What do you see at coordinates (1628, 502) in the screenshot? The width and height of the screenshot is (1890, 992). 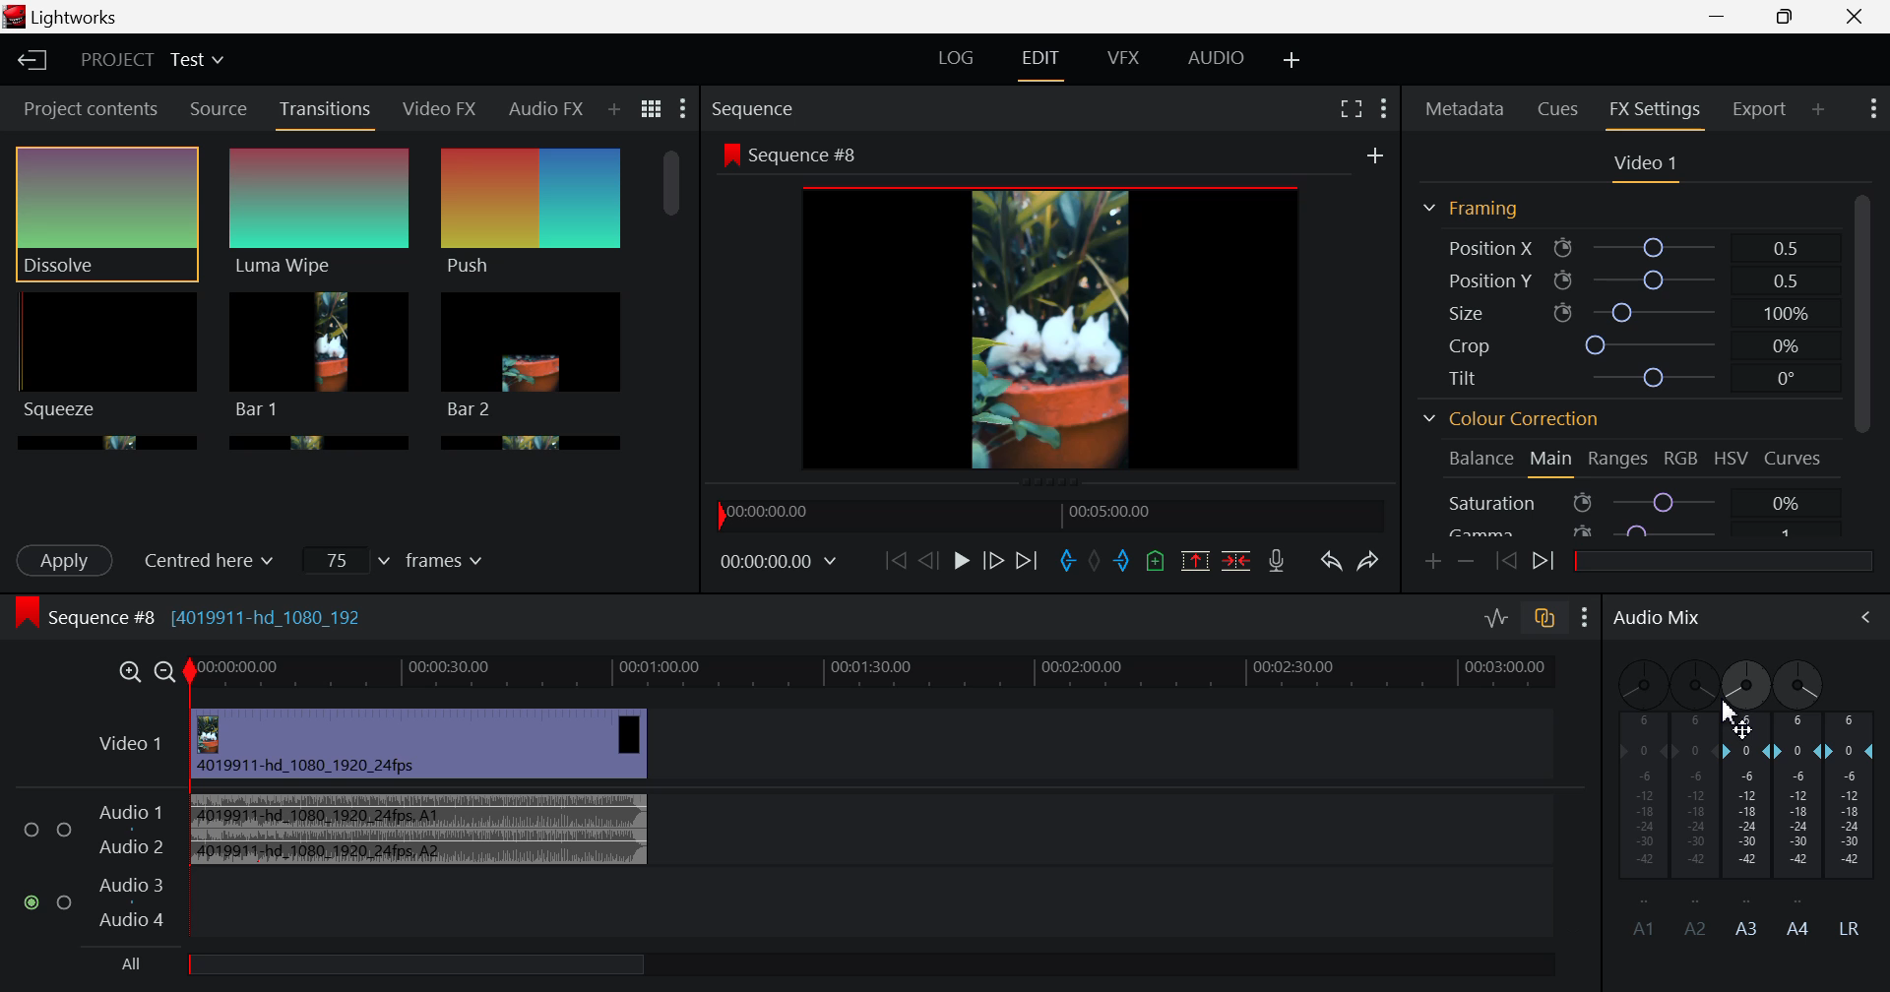 I see `Saturation` at bounding box center [1628, 502].